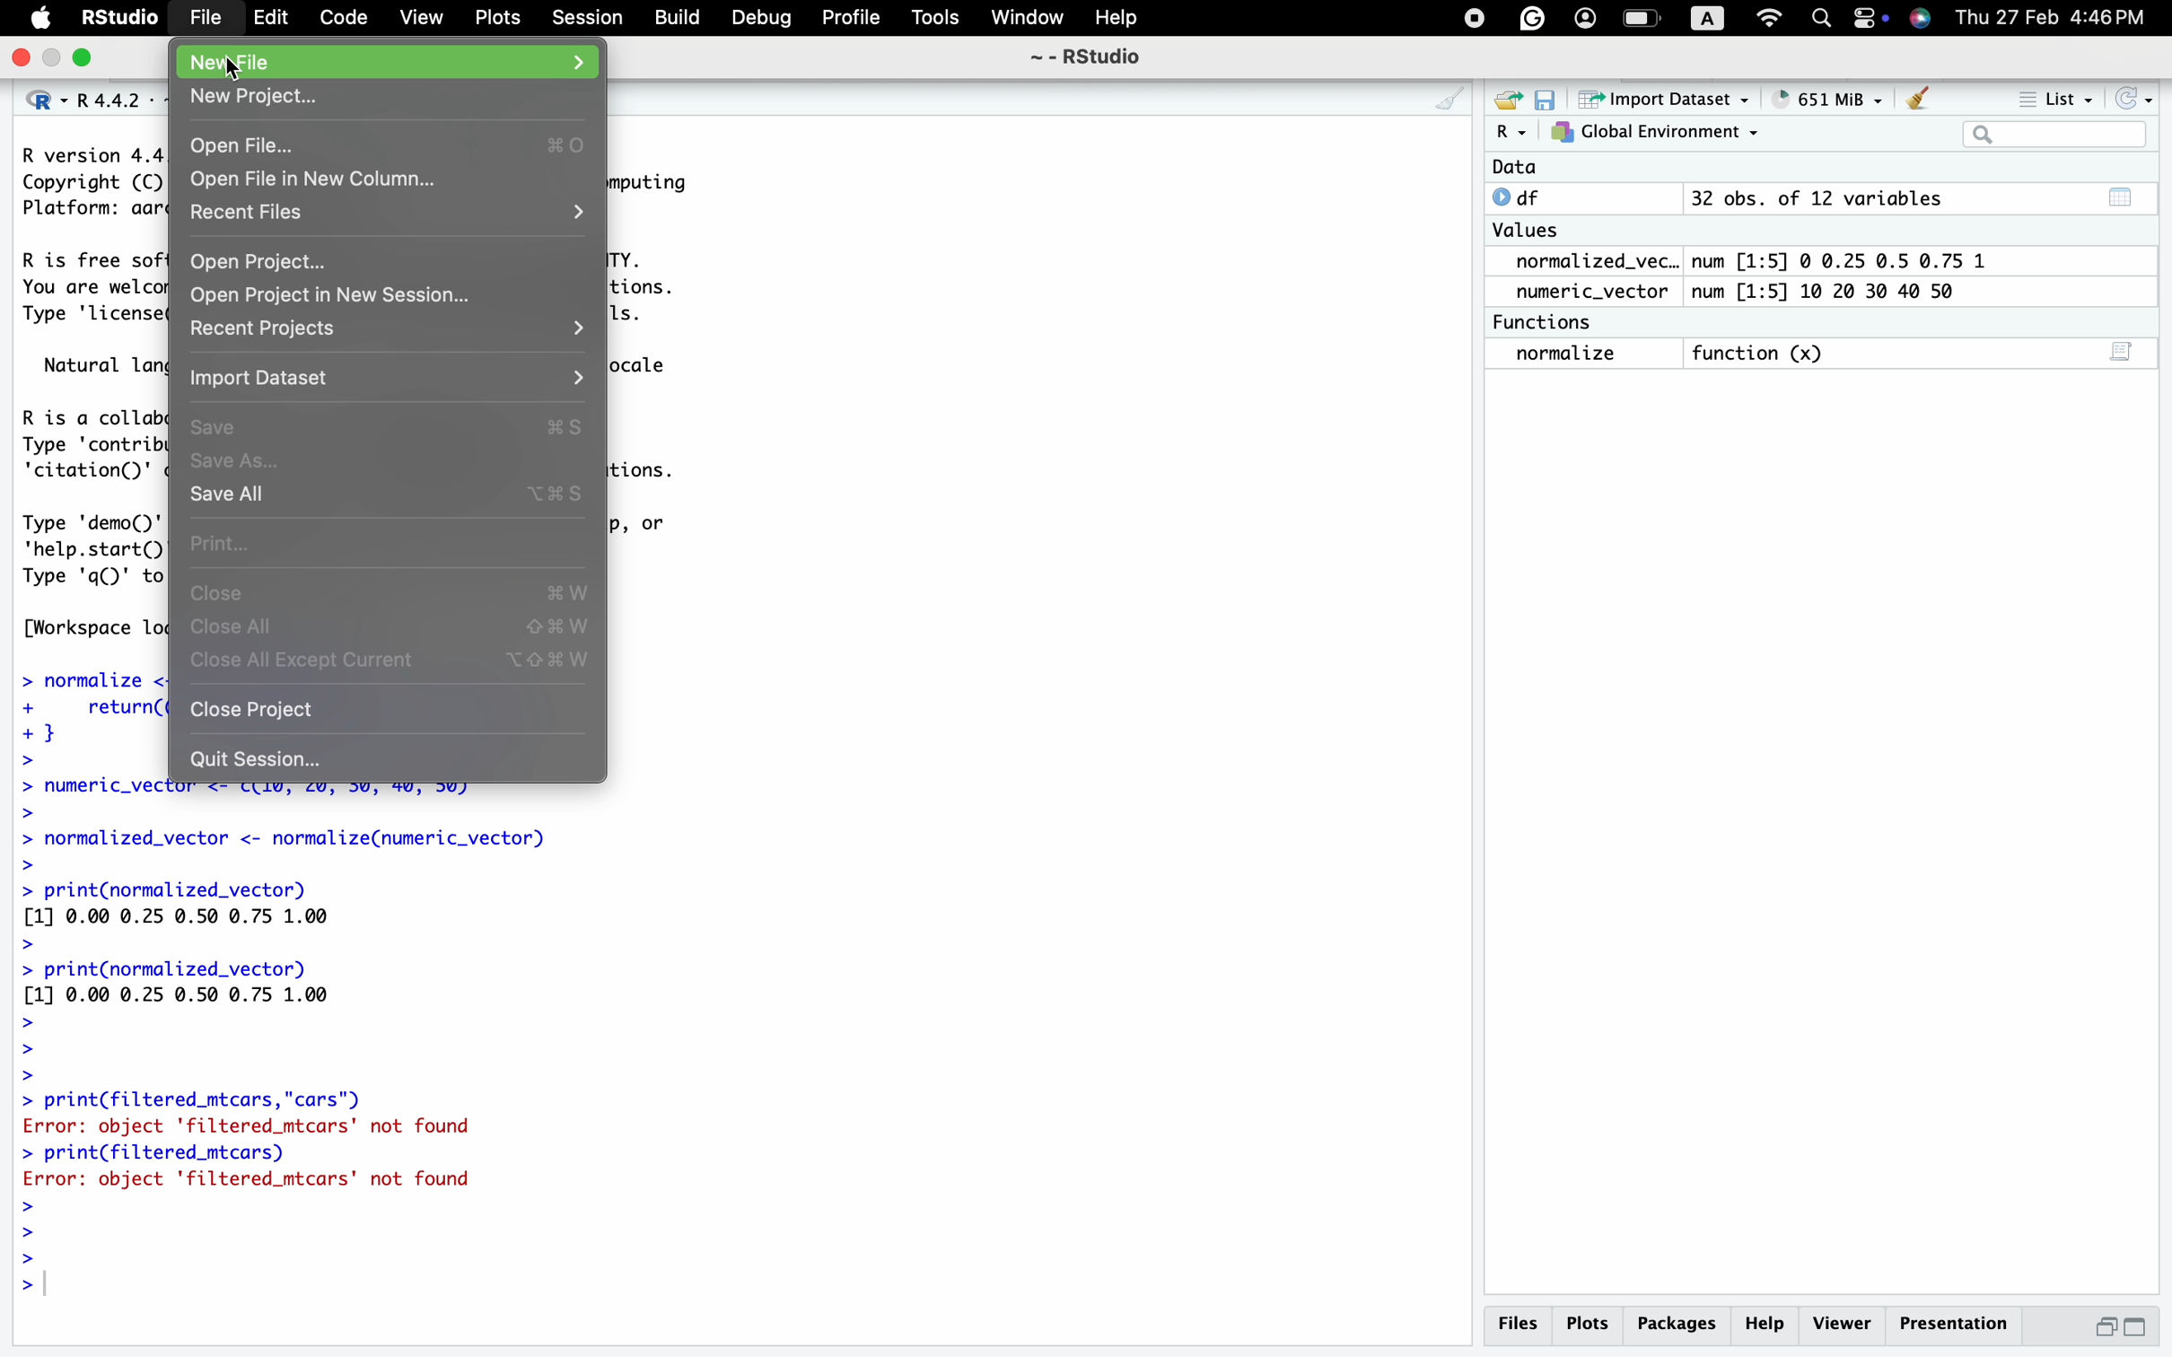  What do you see at coordinates (758, 19) in the screenshot?
I see `Debug` at bounding box center [758, 19].